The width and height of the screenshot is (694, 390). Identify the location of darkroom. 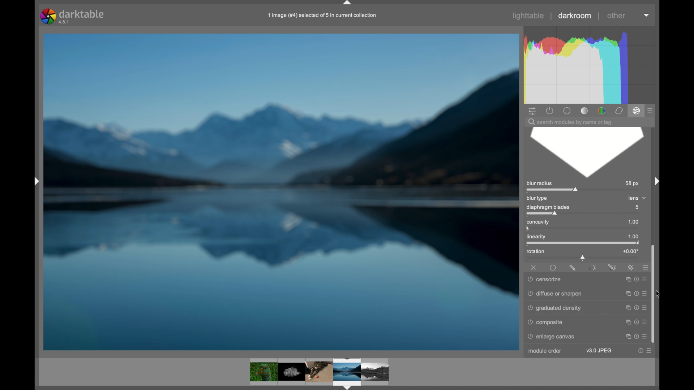
(575, 16).